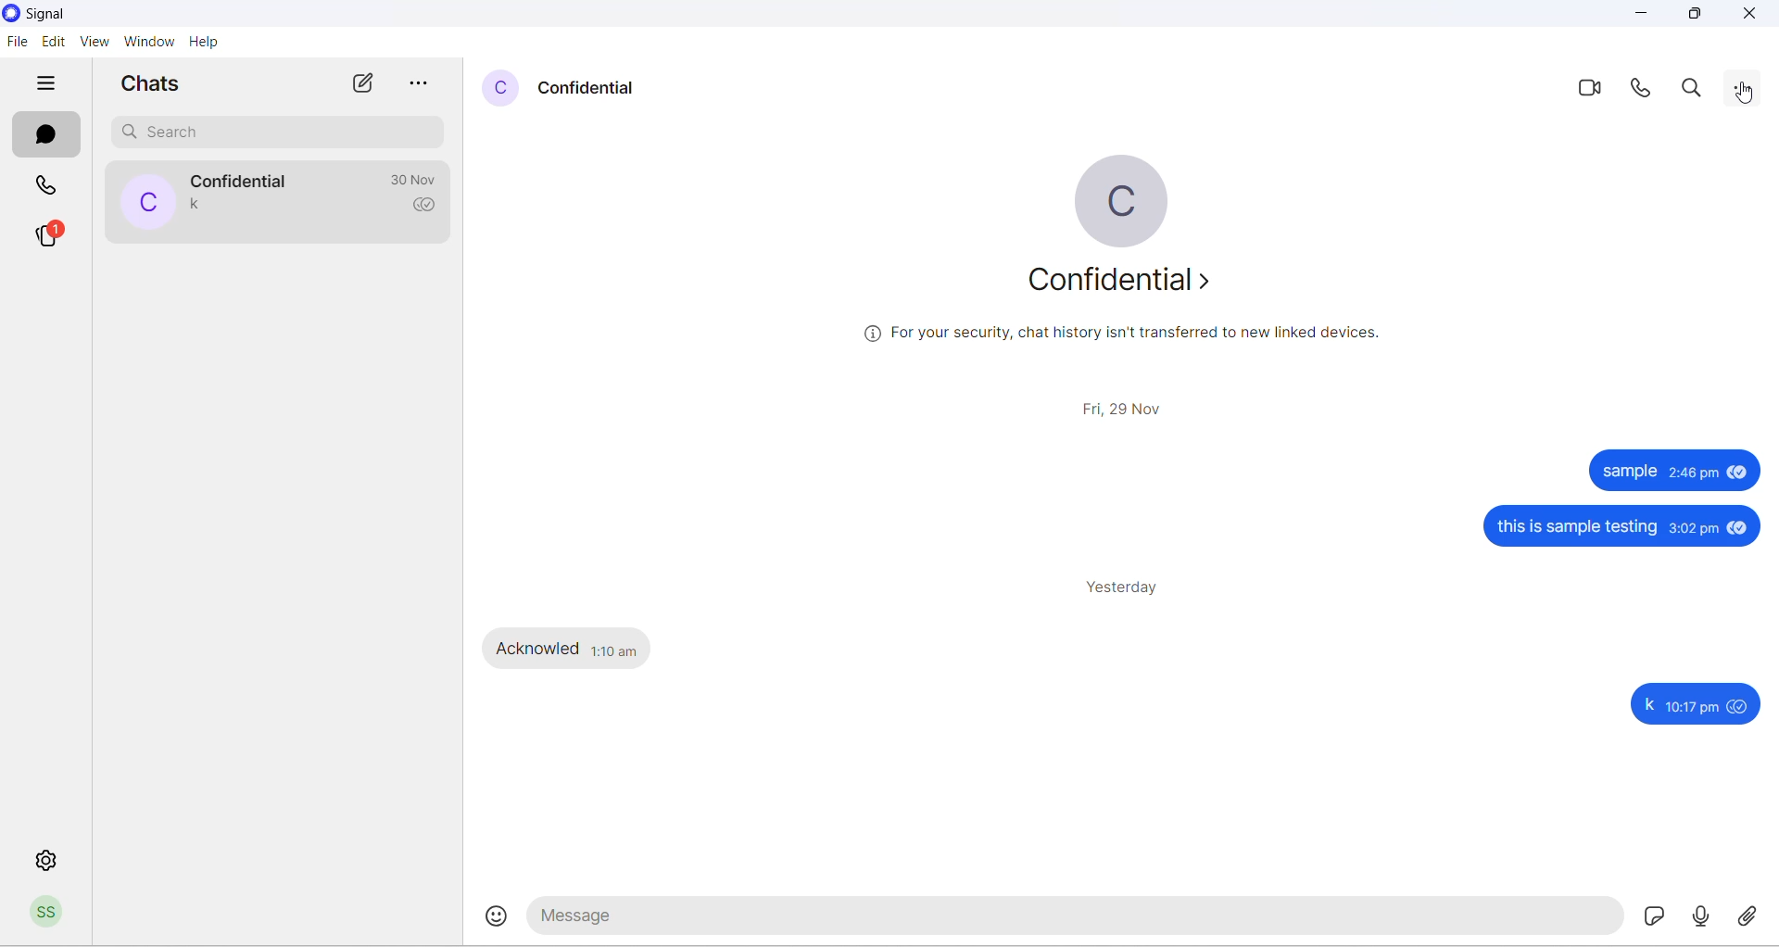 The height and width of the screenshot is (947, 1779). What do you see at coordinates (1127, 408) in the screenshot?
I see `date` at bounding box center [1127, 408].